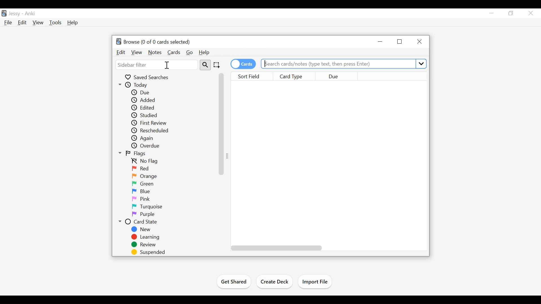 This screenshot has height=304, width=541. What do you see at coordinates (55, 22) in the screenshot?
I see `Tools` at bounding box center [55, 22].